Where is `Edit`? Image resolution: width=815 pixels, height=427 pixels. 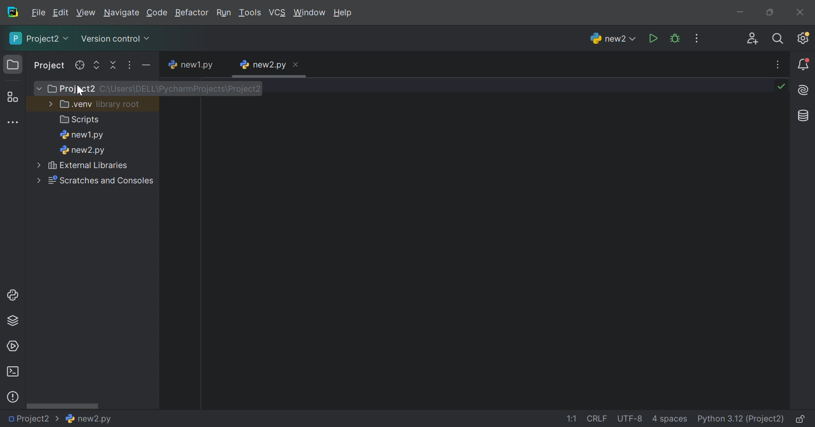
Edit is located at coordinates (61, 12).